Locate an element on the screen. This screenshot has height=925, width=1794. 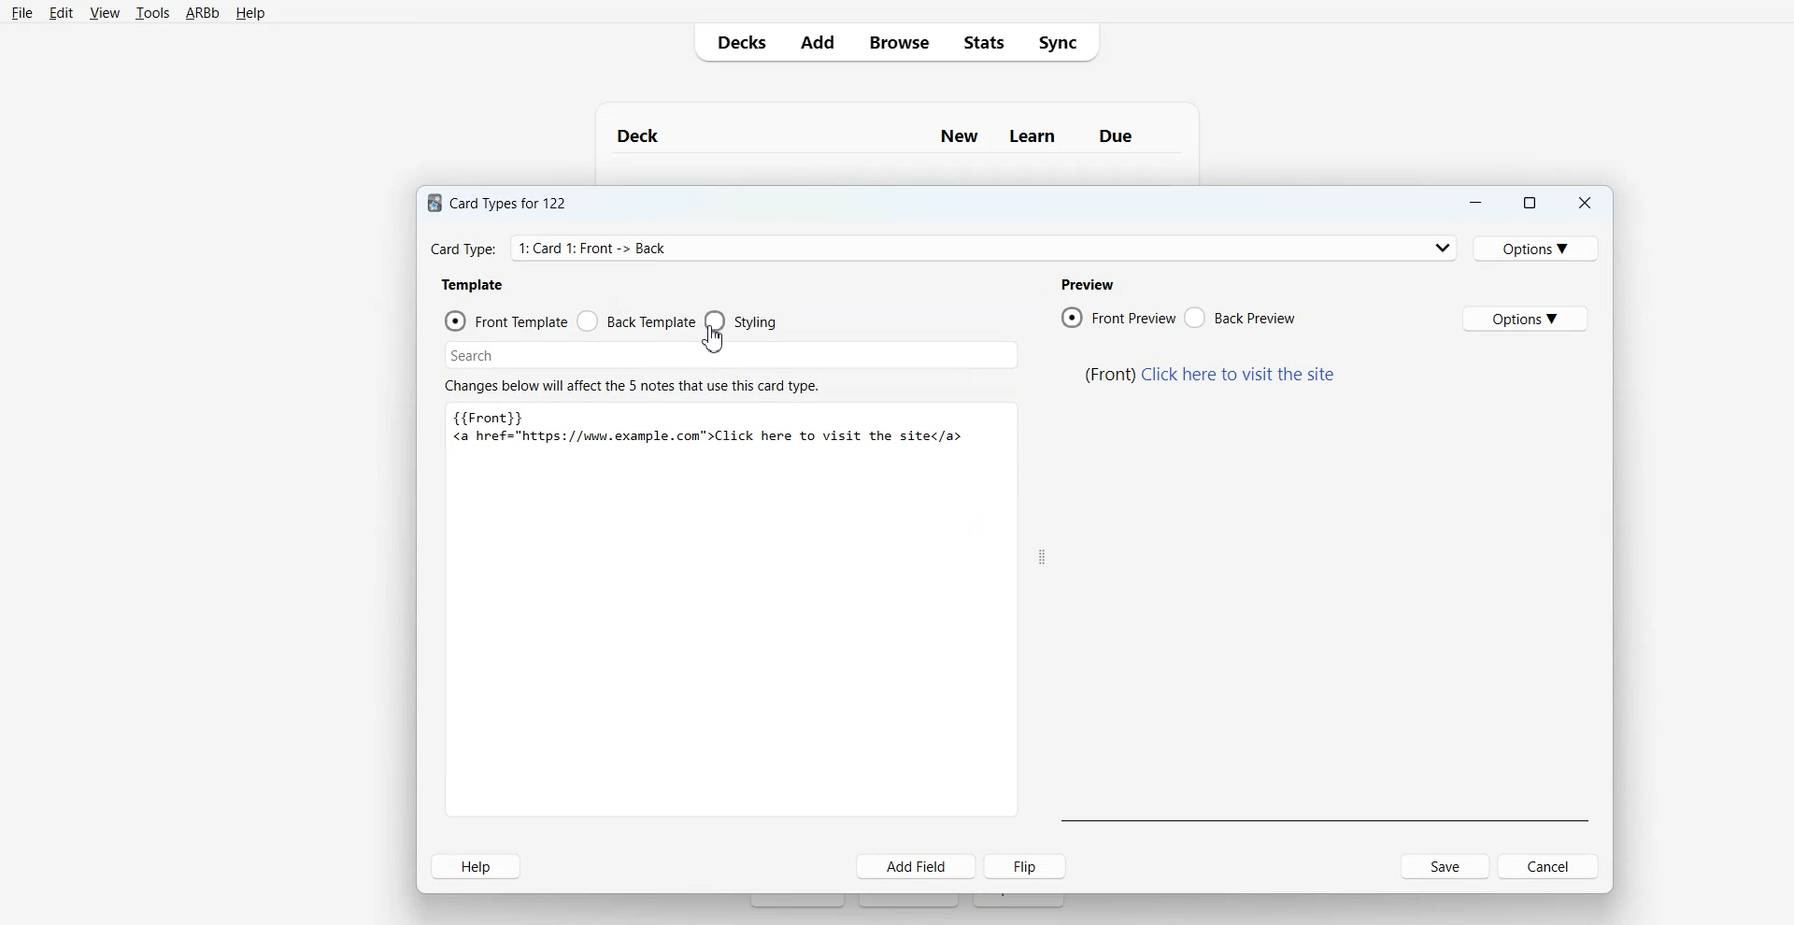
Search Bar is located at coordinates (732, 353).